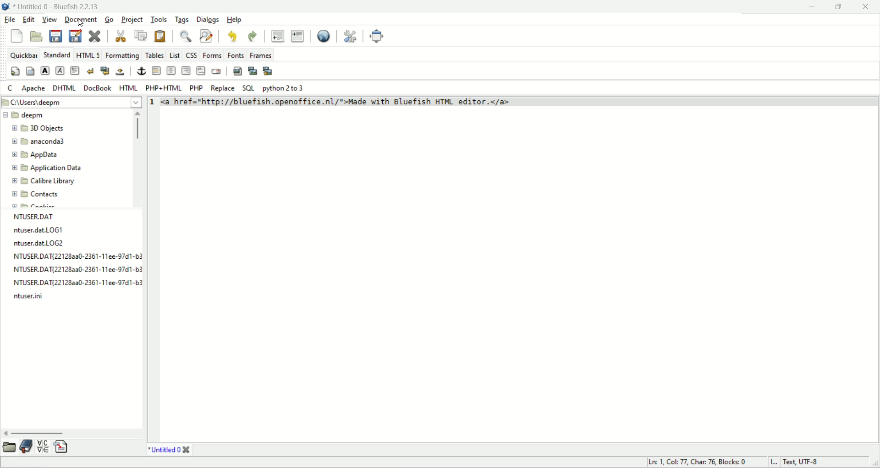 The image size is (880, 468). I want to click on insert image, so click(237, 71).